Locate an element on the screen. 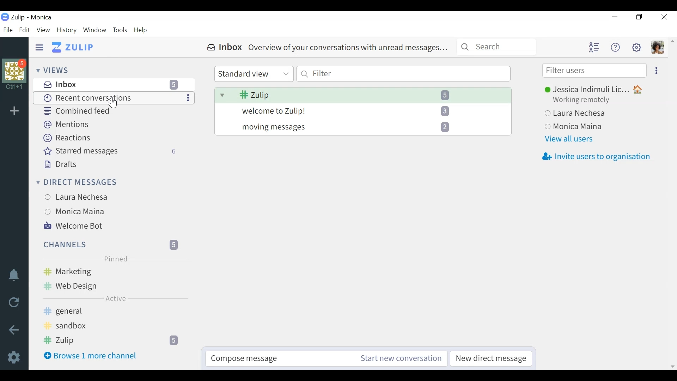 Image resolution: width=677 pixels, height=381 pixels. Ellipsis is located at coordinates (655, 70).